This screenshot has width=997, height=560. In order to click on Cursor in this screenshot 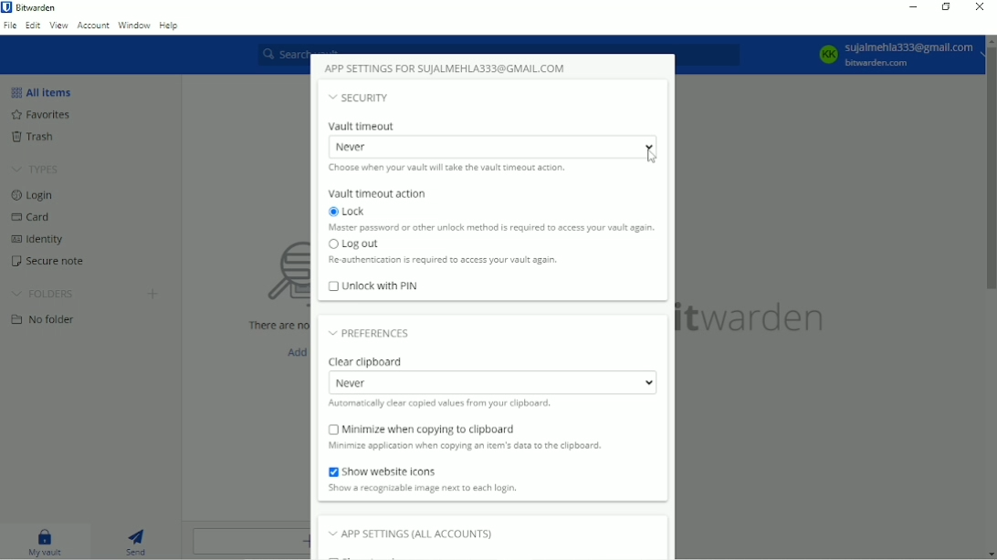, I will do `click(652, 156)`.